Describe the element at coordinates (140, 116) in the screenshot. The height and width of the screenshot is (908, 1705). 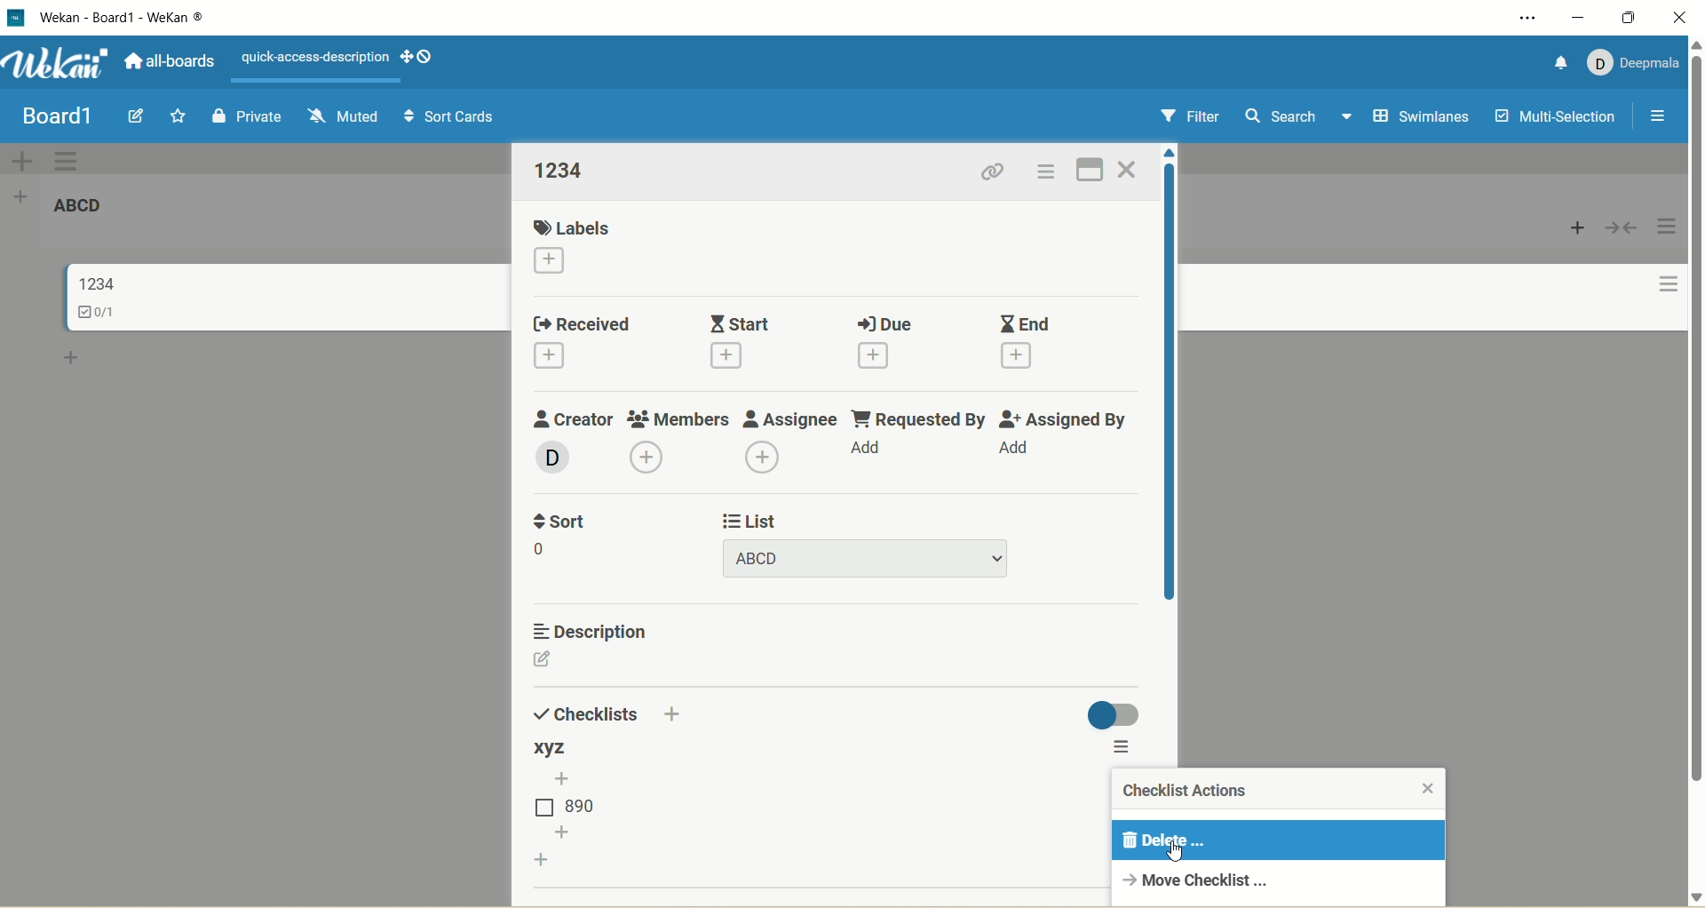
I see `edit` at that location.